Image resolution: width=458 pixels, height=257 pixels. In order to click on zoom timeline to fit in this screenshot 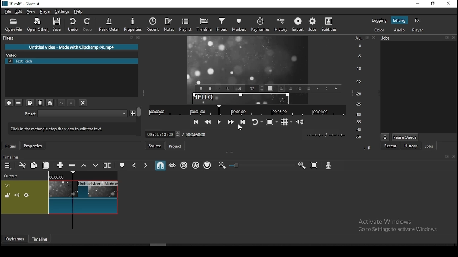, I will do `click(314, 165)`.